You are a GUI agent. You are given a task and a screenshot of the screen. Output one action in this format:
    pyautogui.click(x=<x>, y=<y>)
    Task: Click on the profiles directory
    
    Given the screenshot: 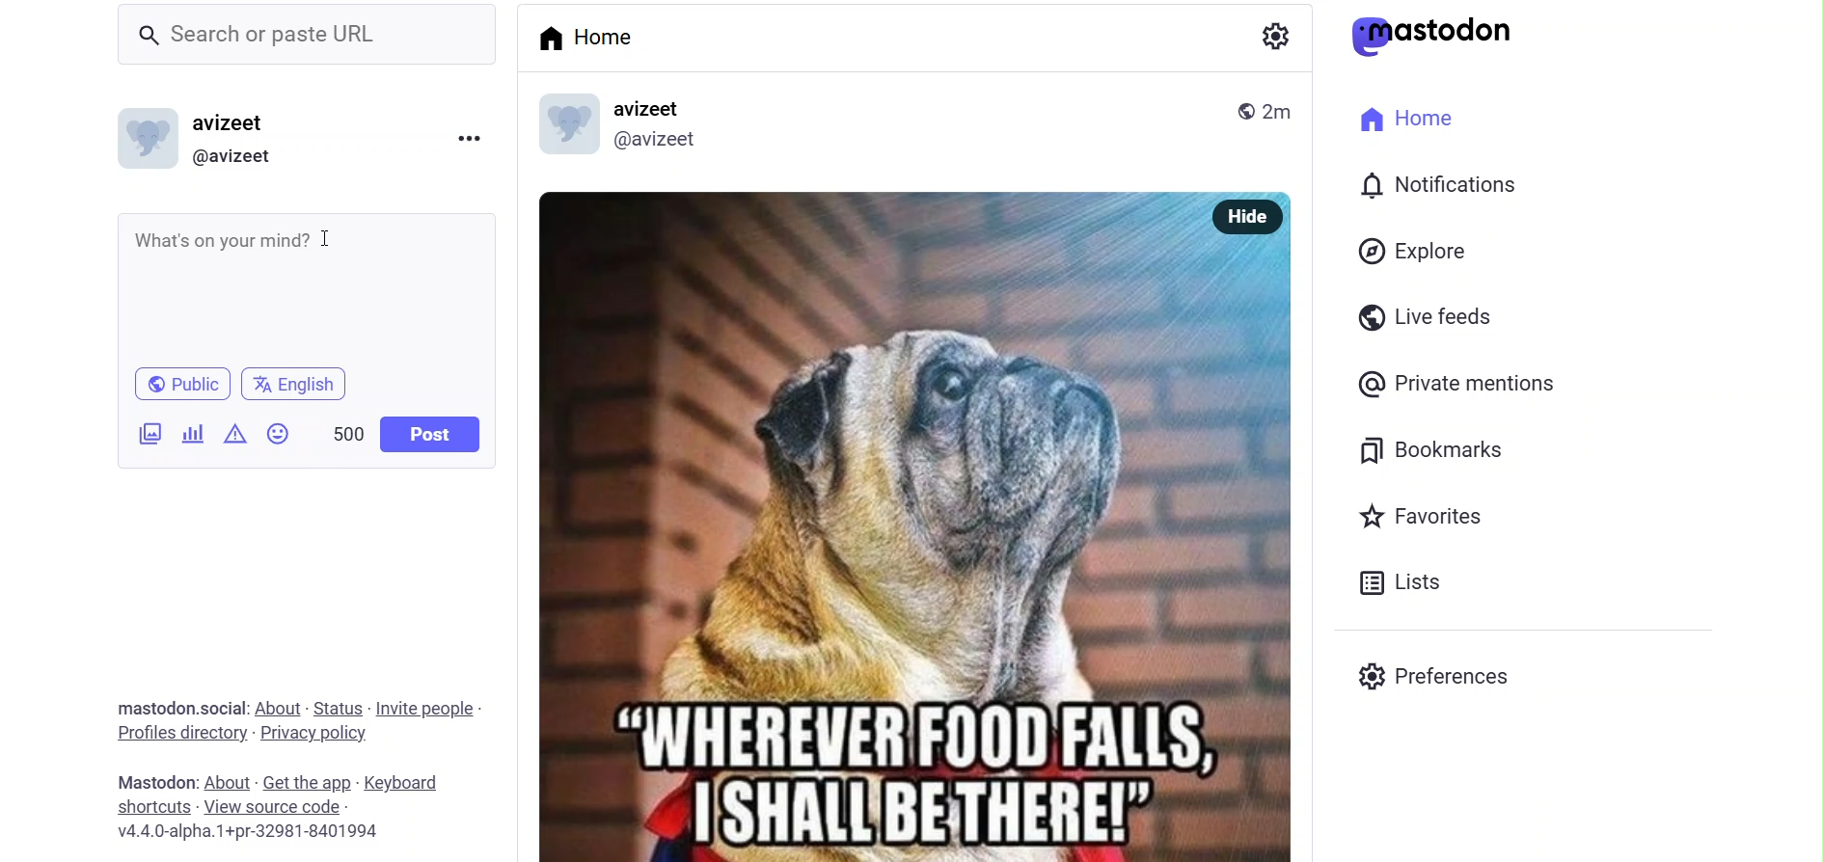 What is the action you would take?
    pyautogui.click(x=177, y=732)
    